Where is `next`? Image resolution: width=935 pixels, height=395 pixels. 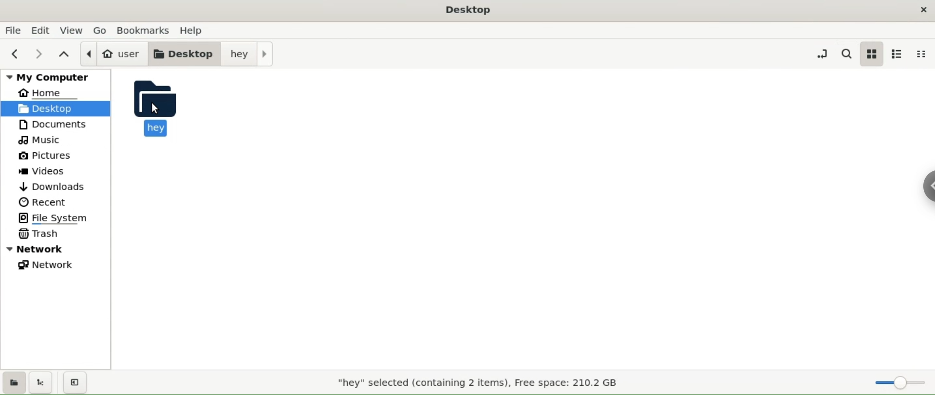
next is located at coordinates (41, 53).